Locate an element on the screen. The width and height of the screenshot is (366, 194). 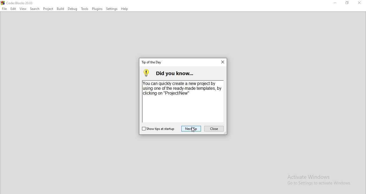
show tips at startup is located at coordinates (158, 129).